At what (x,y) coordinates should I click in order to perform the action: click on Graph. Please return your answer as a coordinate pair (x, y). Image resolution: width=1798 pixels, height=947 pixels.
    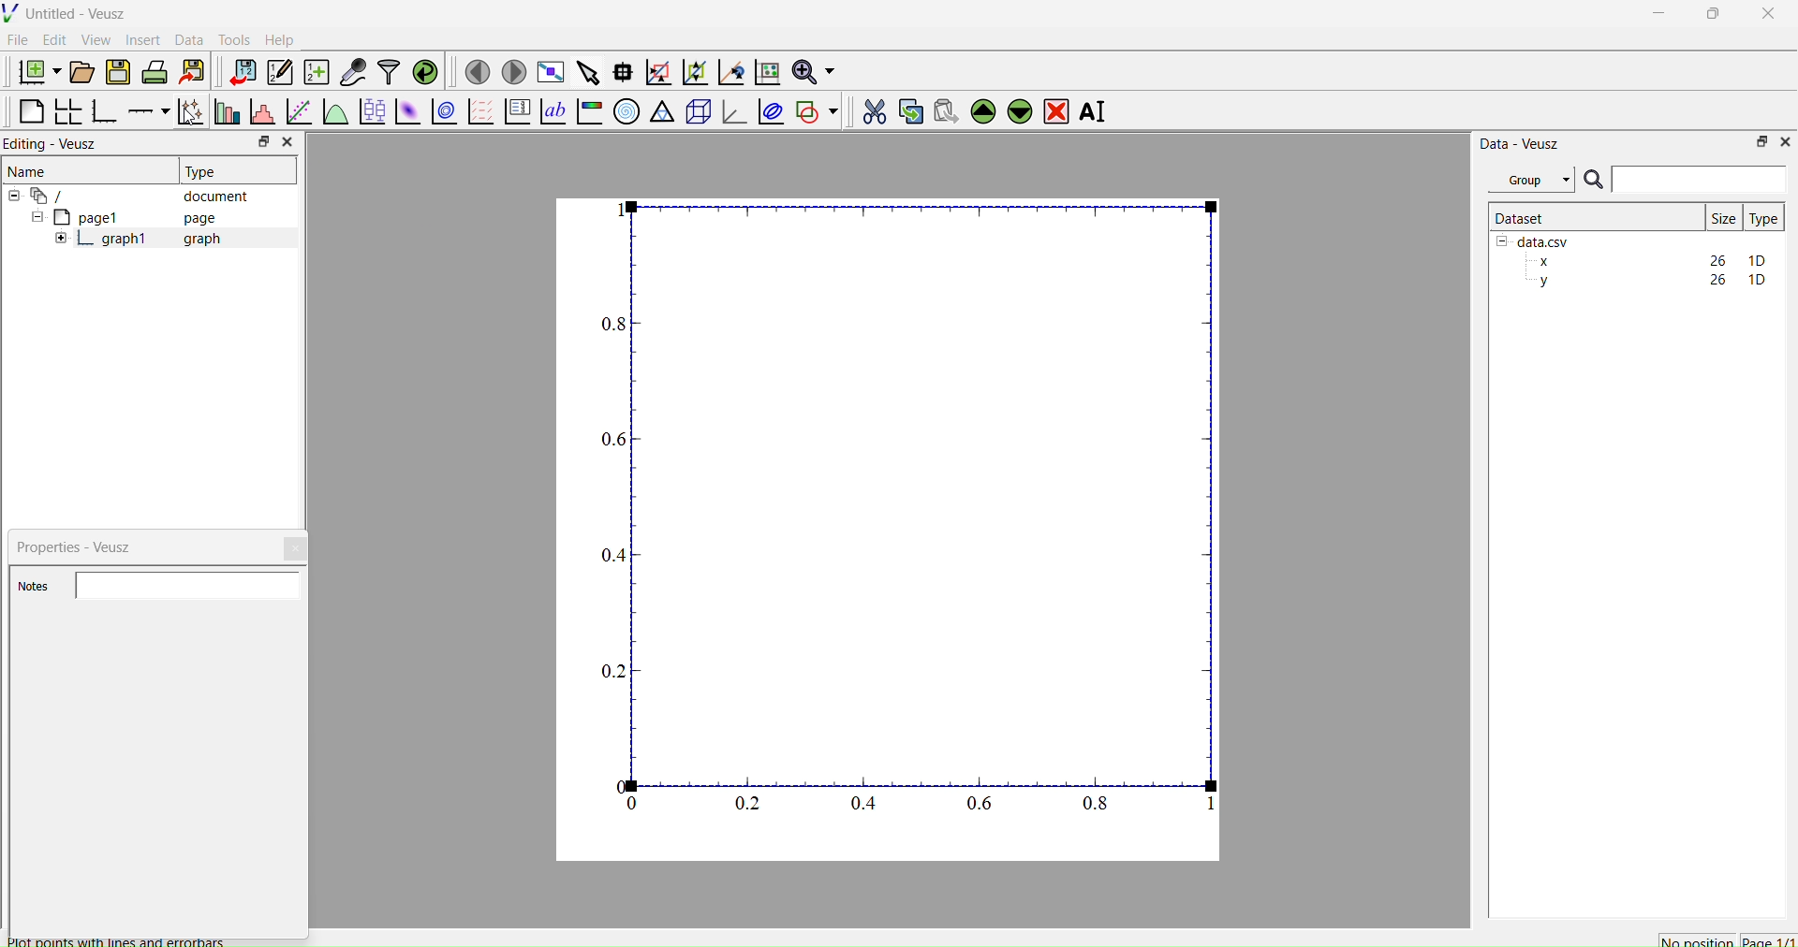
    Looking at the image, I should click on (911, 507).